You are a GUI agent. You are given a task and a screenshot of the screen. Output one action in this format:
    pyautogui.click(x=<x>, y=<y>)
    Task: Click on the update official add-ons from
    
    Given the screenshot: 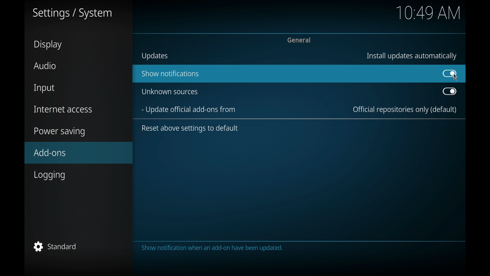 What is the action you would take?
    pyautogui.click(x=188, y=110)
    